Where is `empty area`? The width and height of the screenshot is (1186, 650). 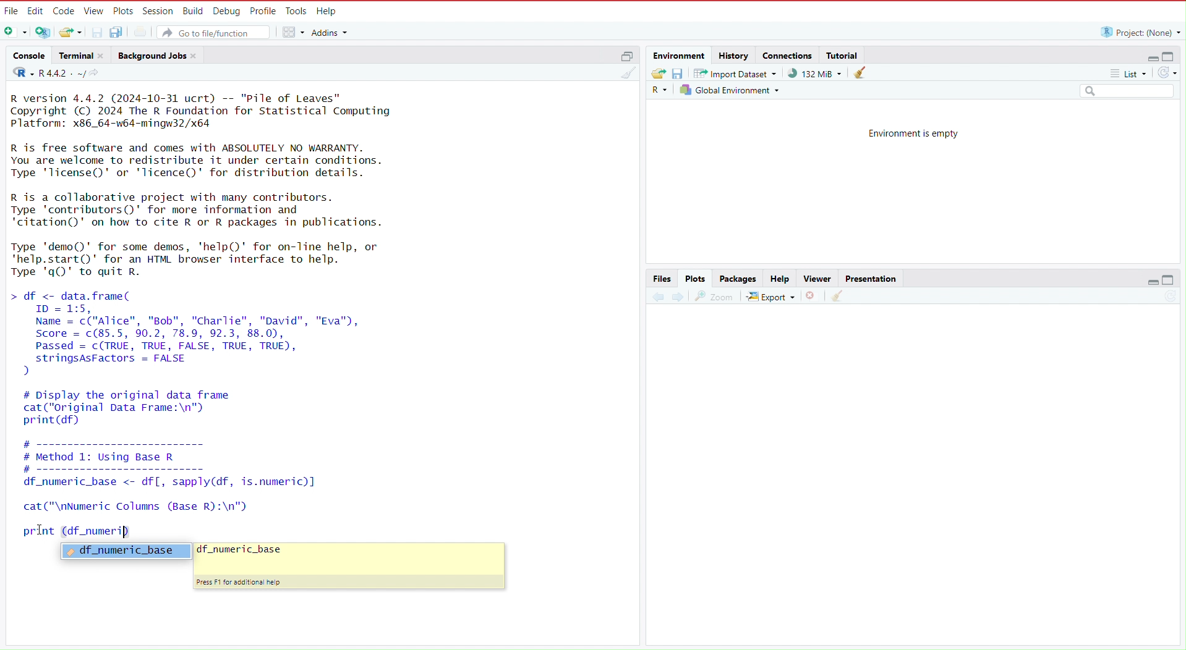 empty area is located at coordinates (901, 483).